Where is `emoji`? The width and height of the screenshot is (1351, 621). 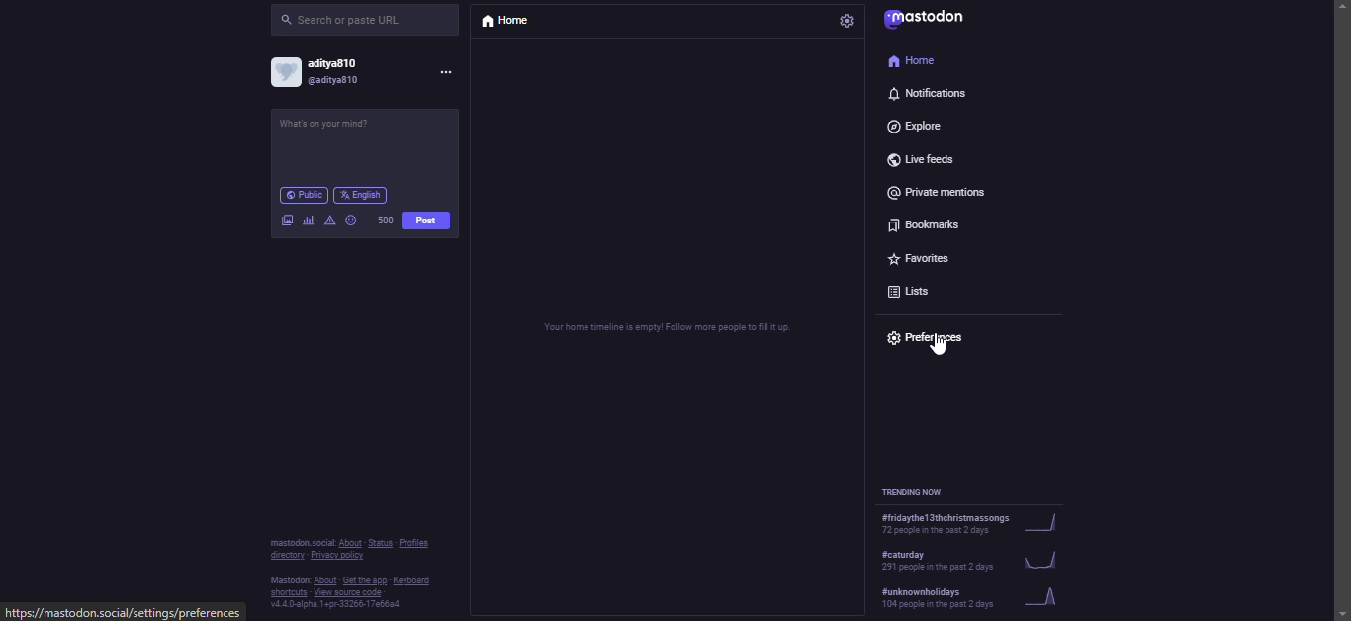 emoji is located at coordinates (353, 221).